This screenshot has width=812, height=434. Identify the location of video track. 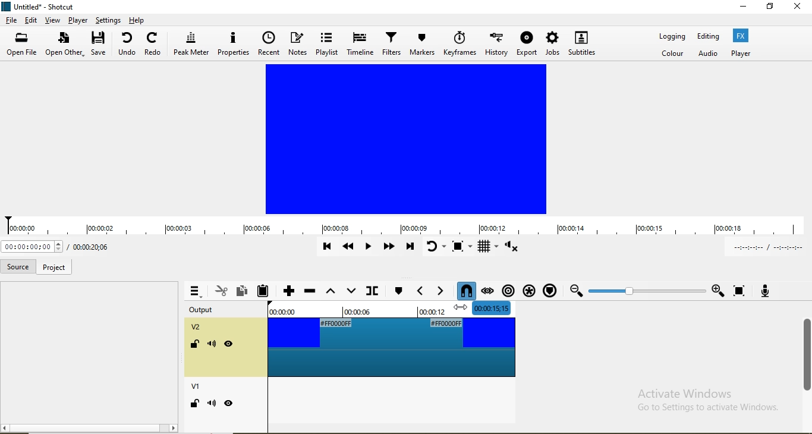
(391, 347).